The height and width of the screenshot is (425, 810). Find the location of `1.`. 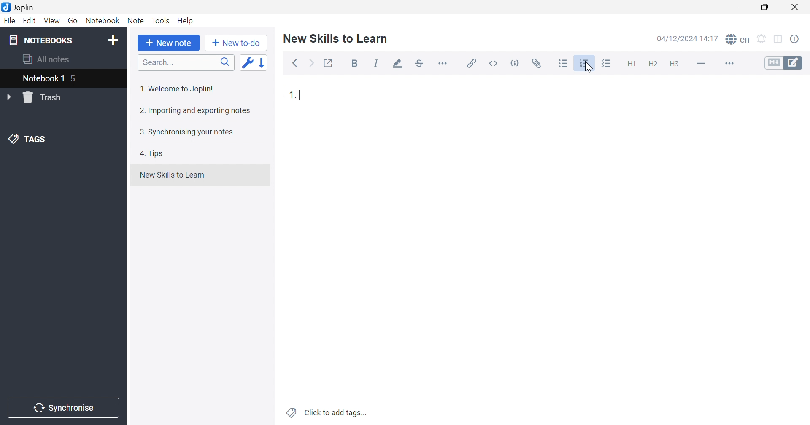

1. is located at coordinates (292, 95).